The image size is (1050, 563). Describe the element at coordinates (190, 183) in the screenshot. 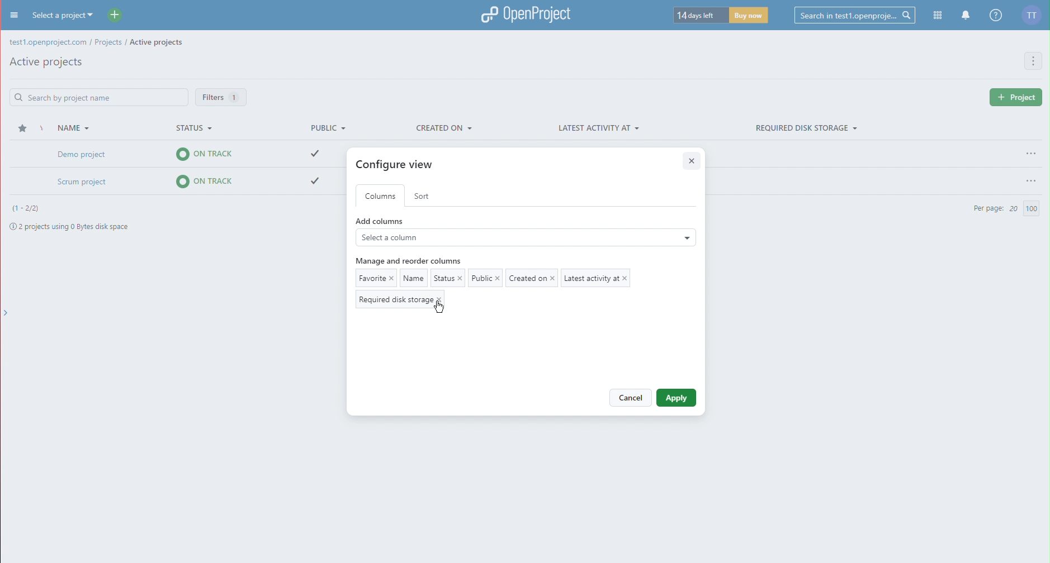

I see `Scrum project` at that location.